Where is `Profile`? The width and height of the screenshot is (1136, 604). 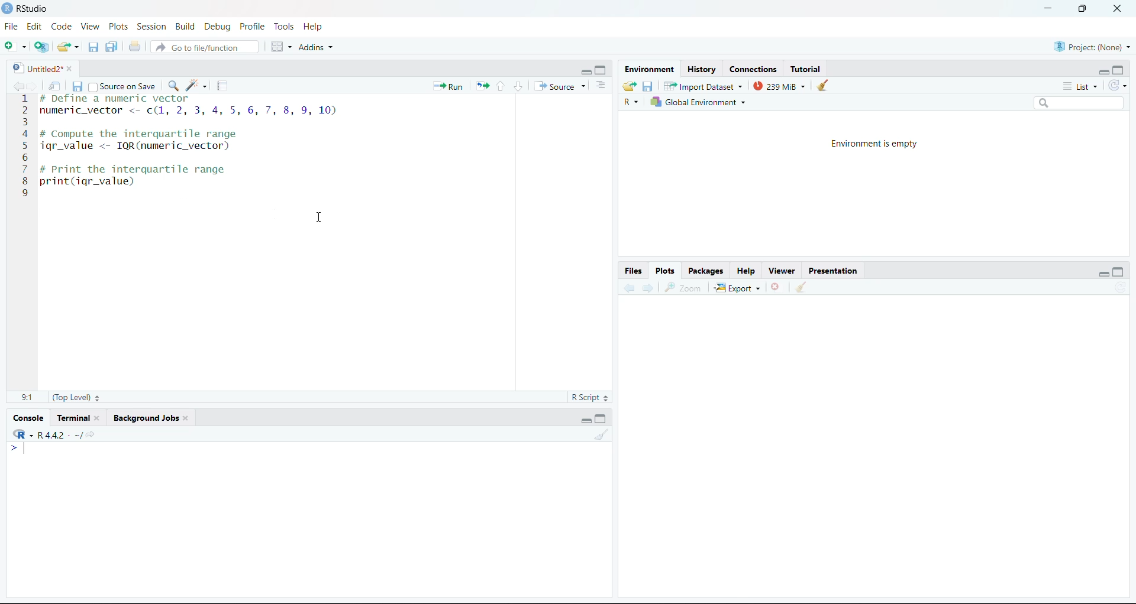
Profile is located at coordinates (250, 27).